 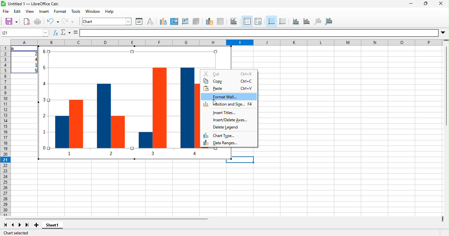 I want to click on file, so click(x=6, y=11).